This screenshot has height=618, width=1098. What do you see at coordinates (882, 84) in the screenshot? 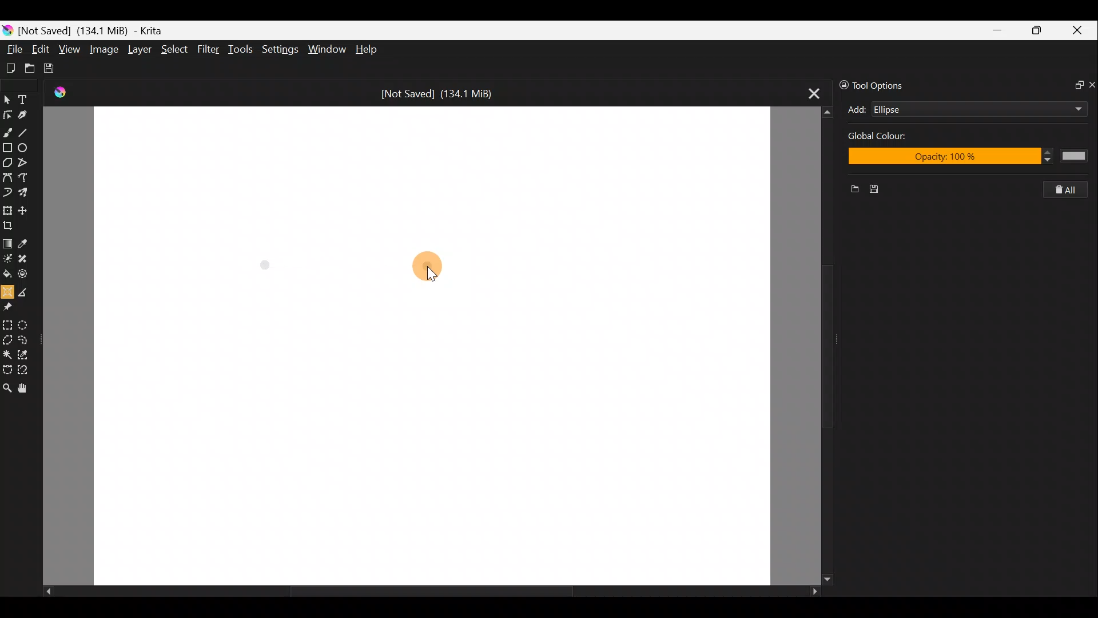
I see `Tool options` at bounding box center [882, 84].